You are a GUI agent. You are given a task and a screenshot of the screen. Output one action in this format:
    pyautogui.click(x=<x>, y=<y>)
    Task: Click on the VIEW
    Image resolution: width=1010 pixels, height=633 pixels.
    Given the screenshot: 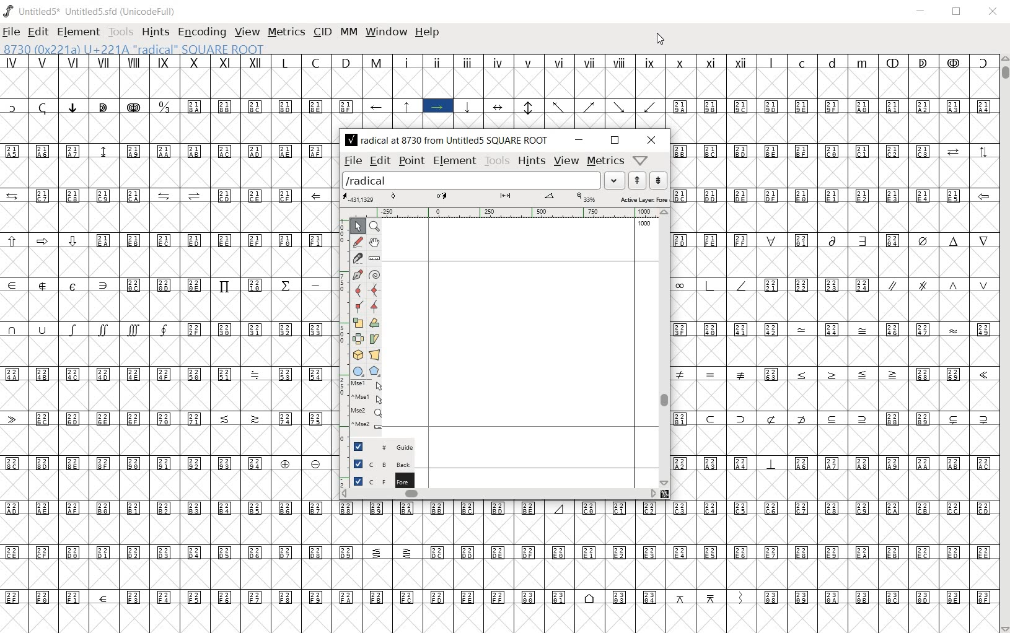 What is the action you would take?
    pyautogui.click(x=246, y=32)
    